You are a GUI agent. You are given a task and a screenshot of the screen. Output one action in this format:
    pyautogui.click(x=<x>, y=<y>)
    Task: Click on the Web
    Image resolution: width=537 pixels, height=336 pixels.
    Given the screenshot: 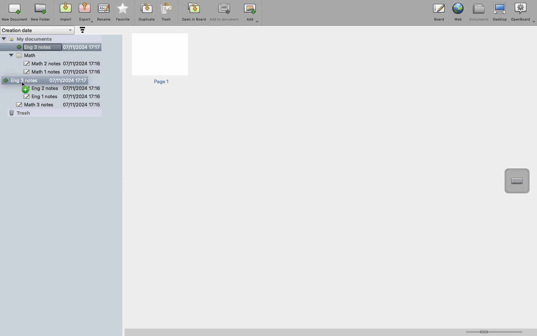 What is the action you would take?
    pyautogui.click(x=457, y=12)
    